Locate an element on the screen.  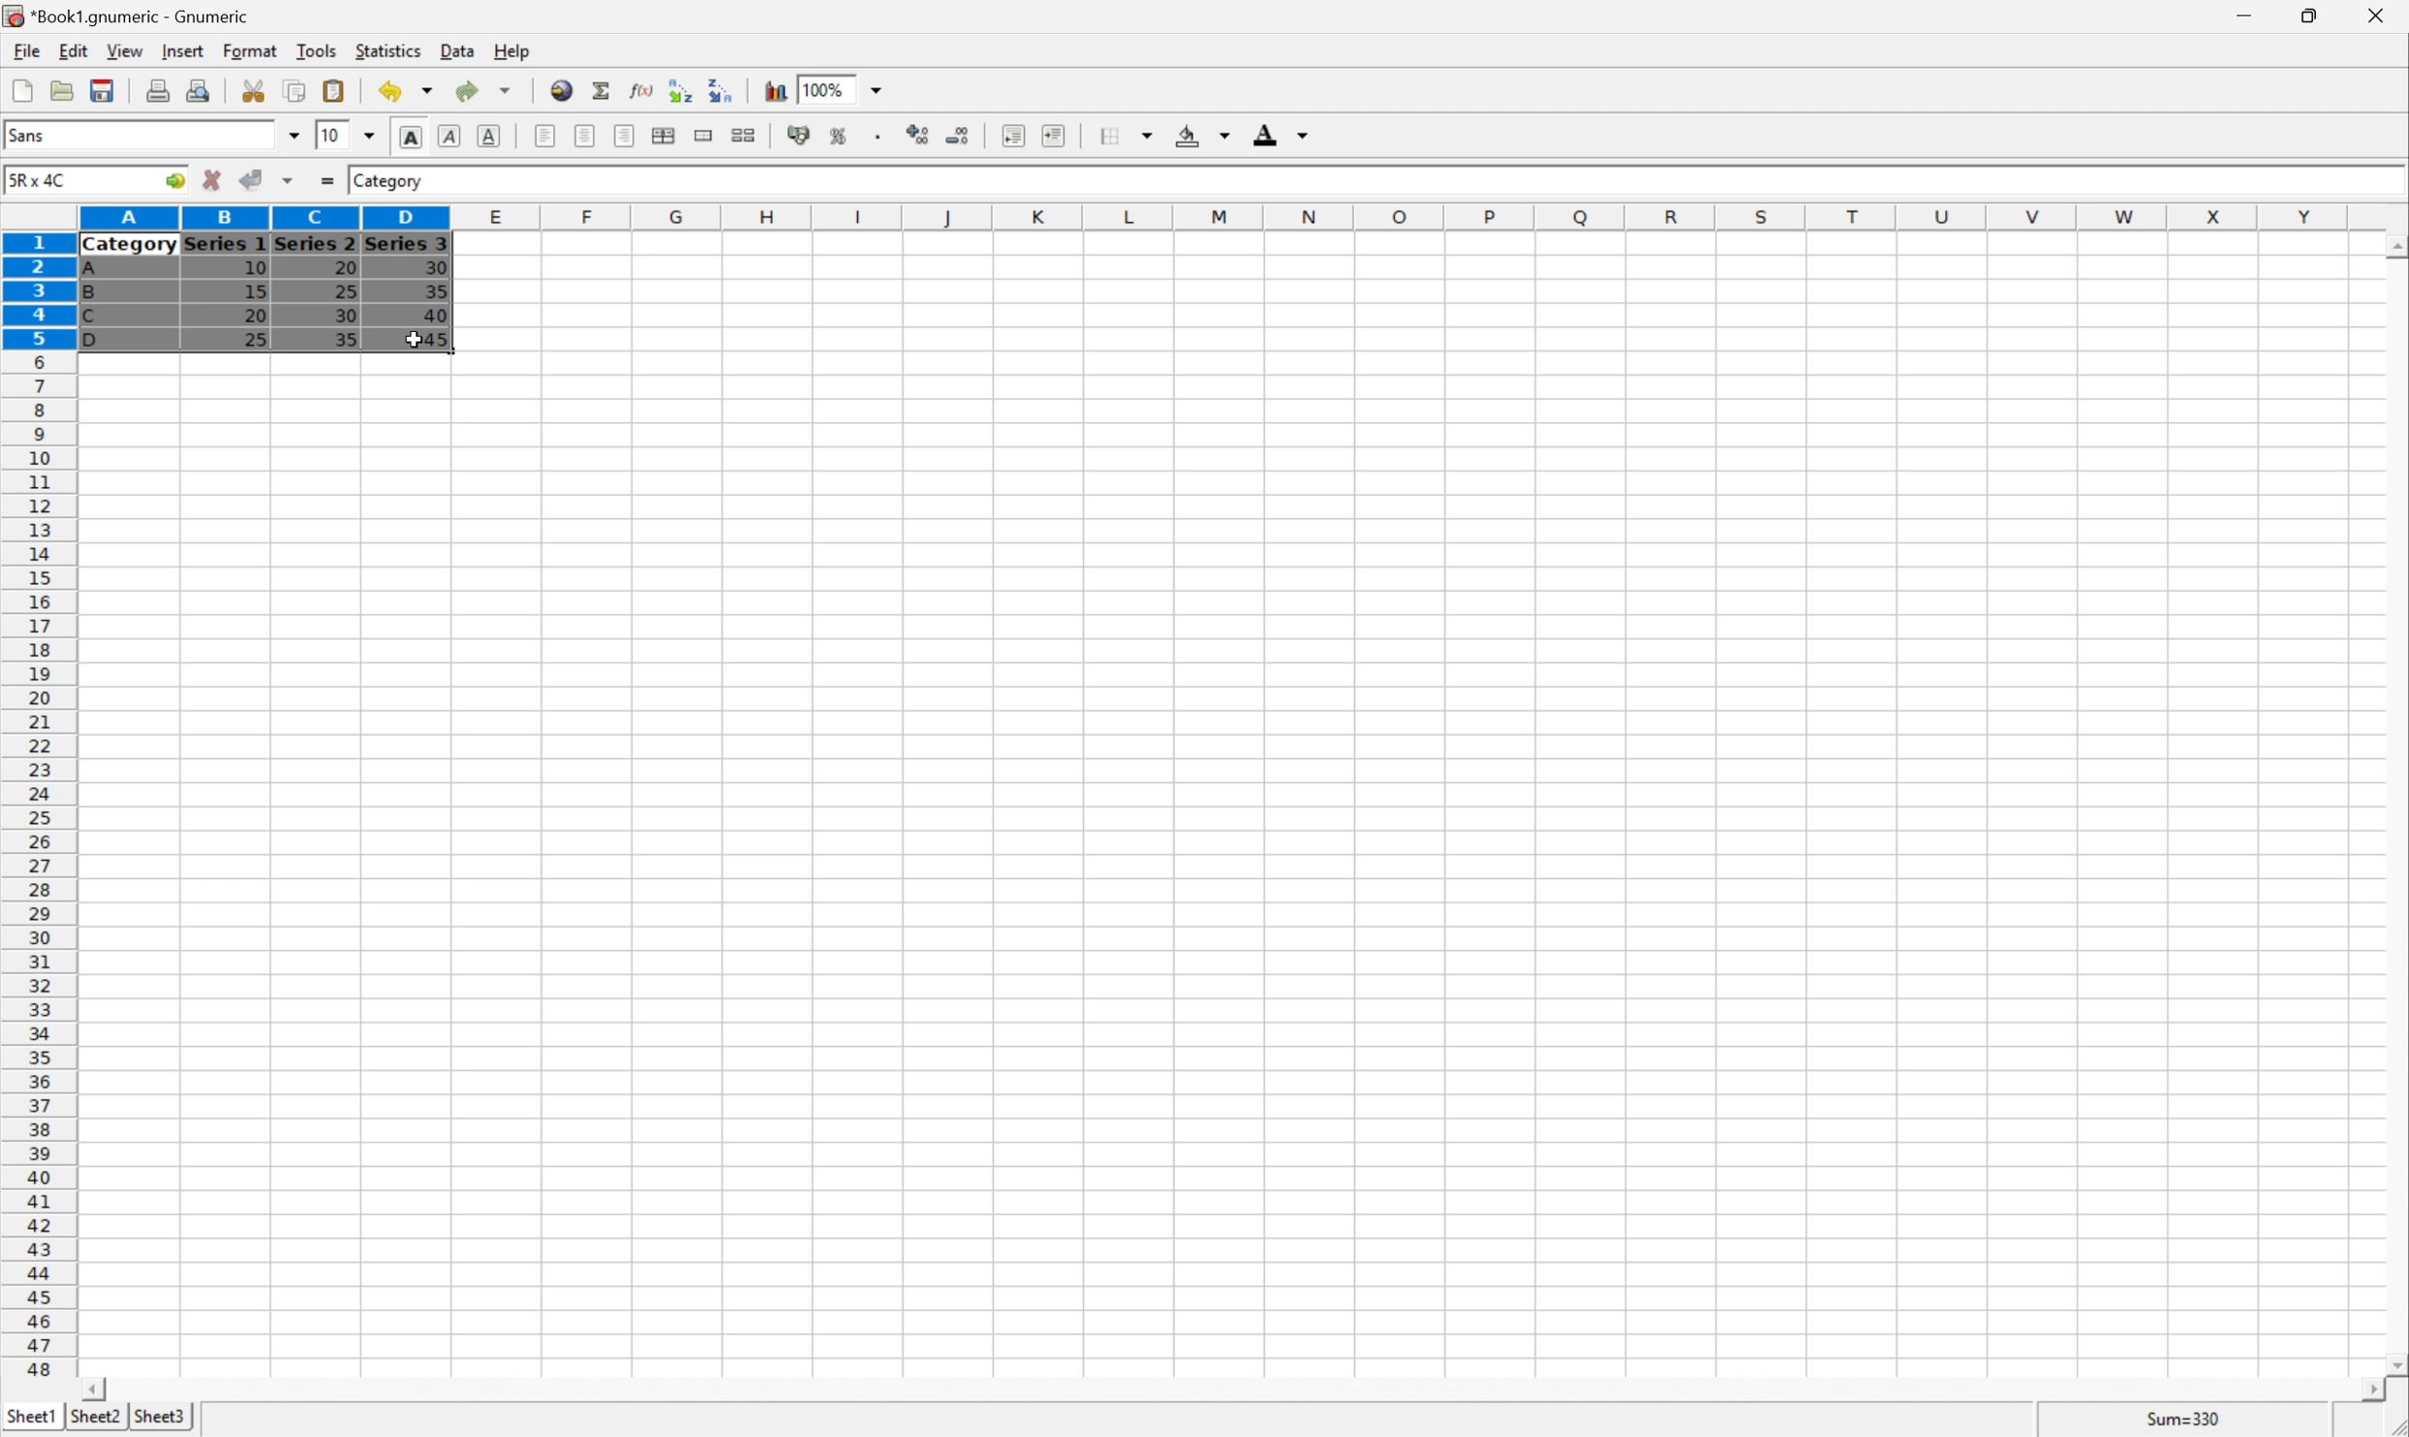
Accept changes in multiple cells is located at coordinates (287, 180).